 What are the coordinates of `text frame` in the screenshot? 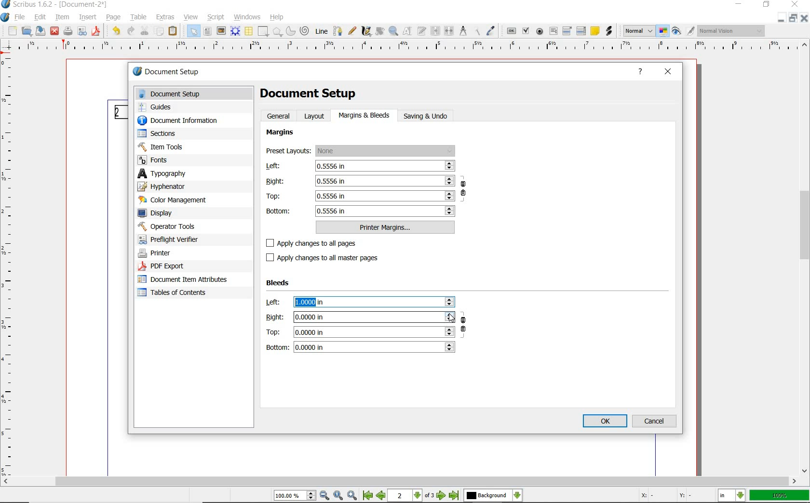 It's located at (207, 32).